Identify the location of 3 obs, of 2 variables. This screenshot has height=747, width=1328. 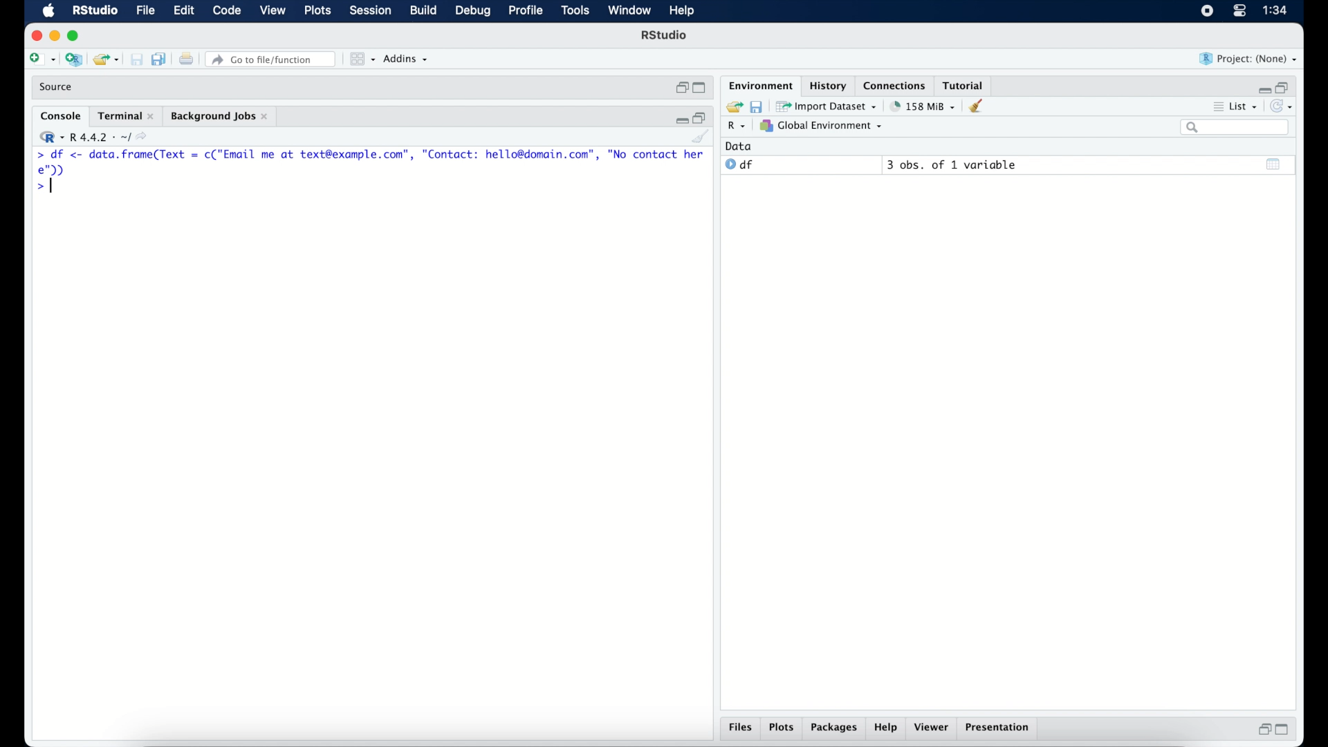
(955, 165).